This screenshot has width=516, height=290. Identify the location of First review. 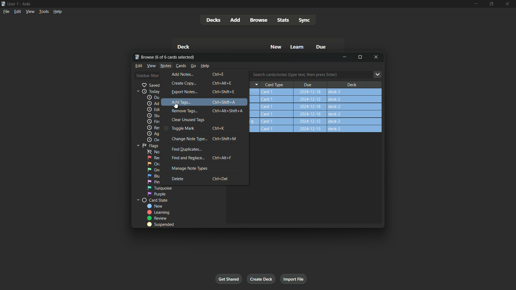
(154, 121).